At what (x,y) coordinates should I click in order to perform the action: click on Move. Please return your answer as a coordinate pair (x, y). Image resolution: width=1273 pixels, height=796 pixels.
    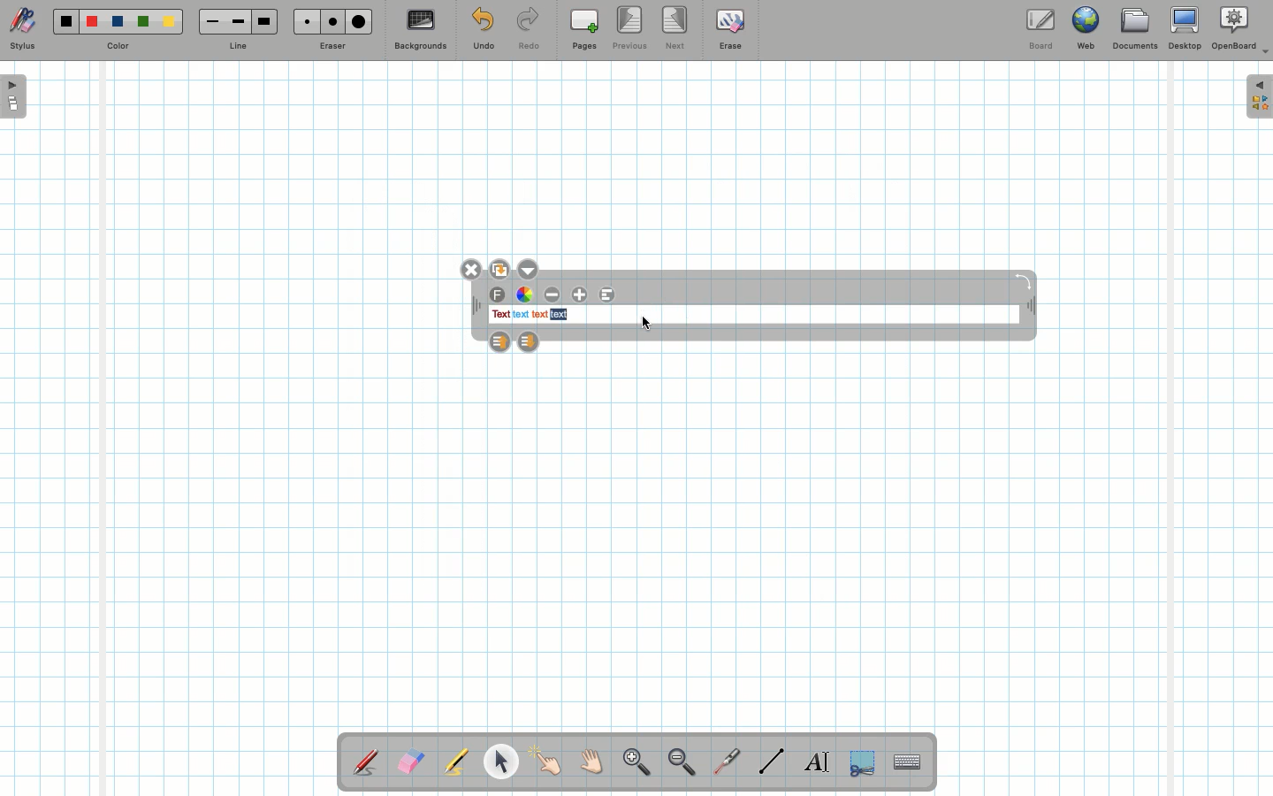
    Looking at the image, I should click on (1029, 308).